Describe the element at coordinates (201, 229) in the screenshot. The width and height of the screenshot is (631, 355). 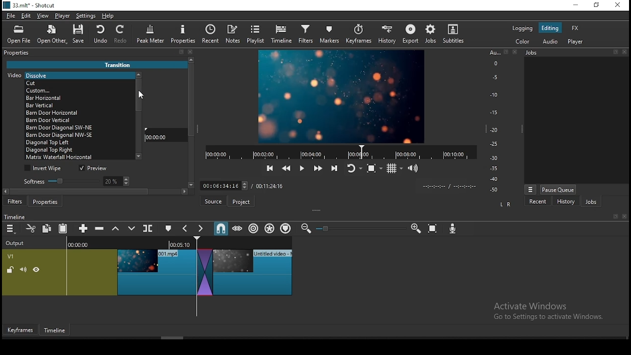
I see `next marker` at that location.